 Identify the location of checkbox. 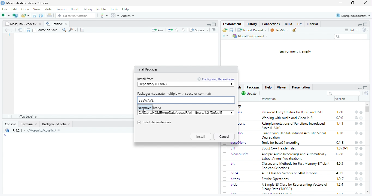
(225, 164).